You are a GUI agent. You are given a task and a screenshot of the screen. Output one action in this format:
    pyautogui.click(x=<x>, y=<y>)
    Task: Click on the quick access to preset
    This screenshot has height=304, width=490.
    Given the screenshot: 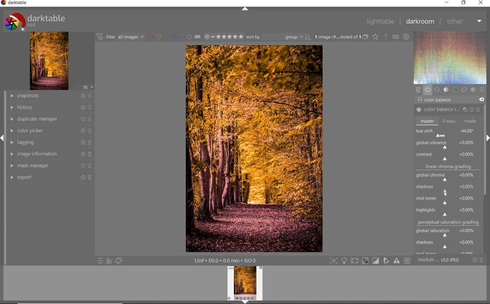 What is the action you would take?
    pyautogui.click(x=100, y=260)
    